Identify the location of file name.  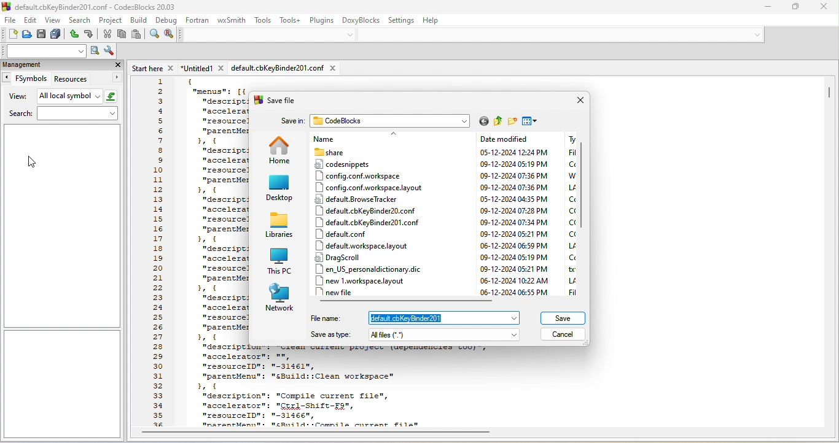
(448, 318).